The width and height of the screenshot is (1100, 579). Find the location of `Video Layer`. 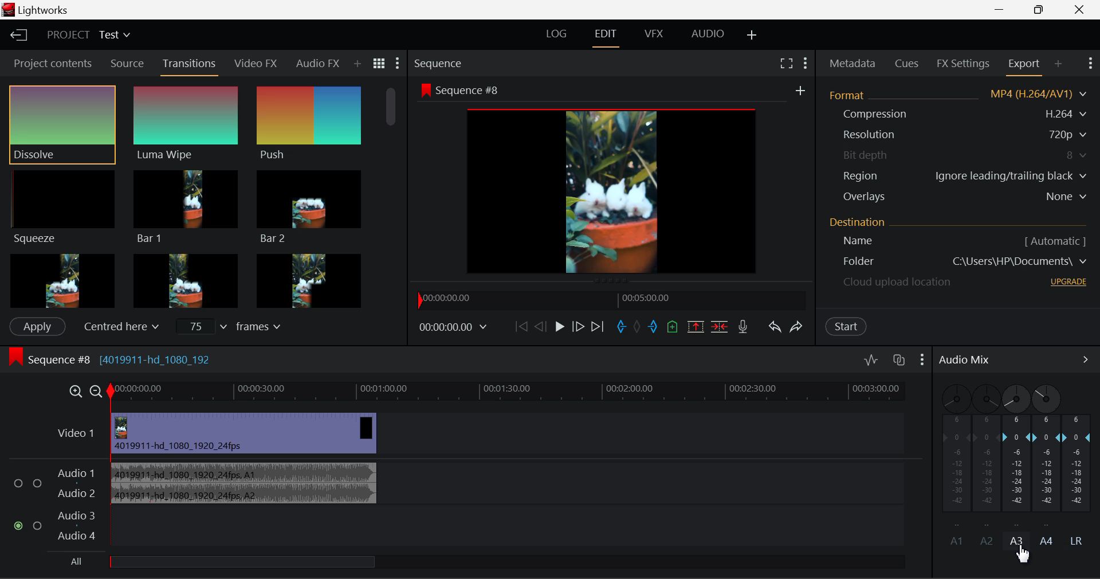

Video Layer is located at coordinates (491, 433).